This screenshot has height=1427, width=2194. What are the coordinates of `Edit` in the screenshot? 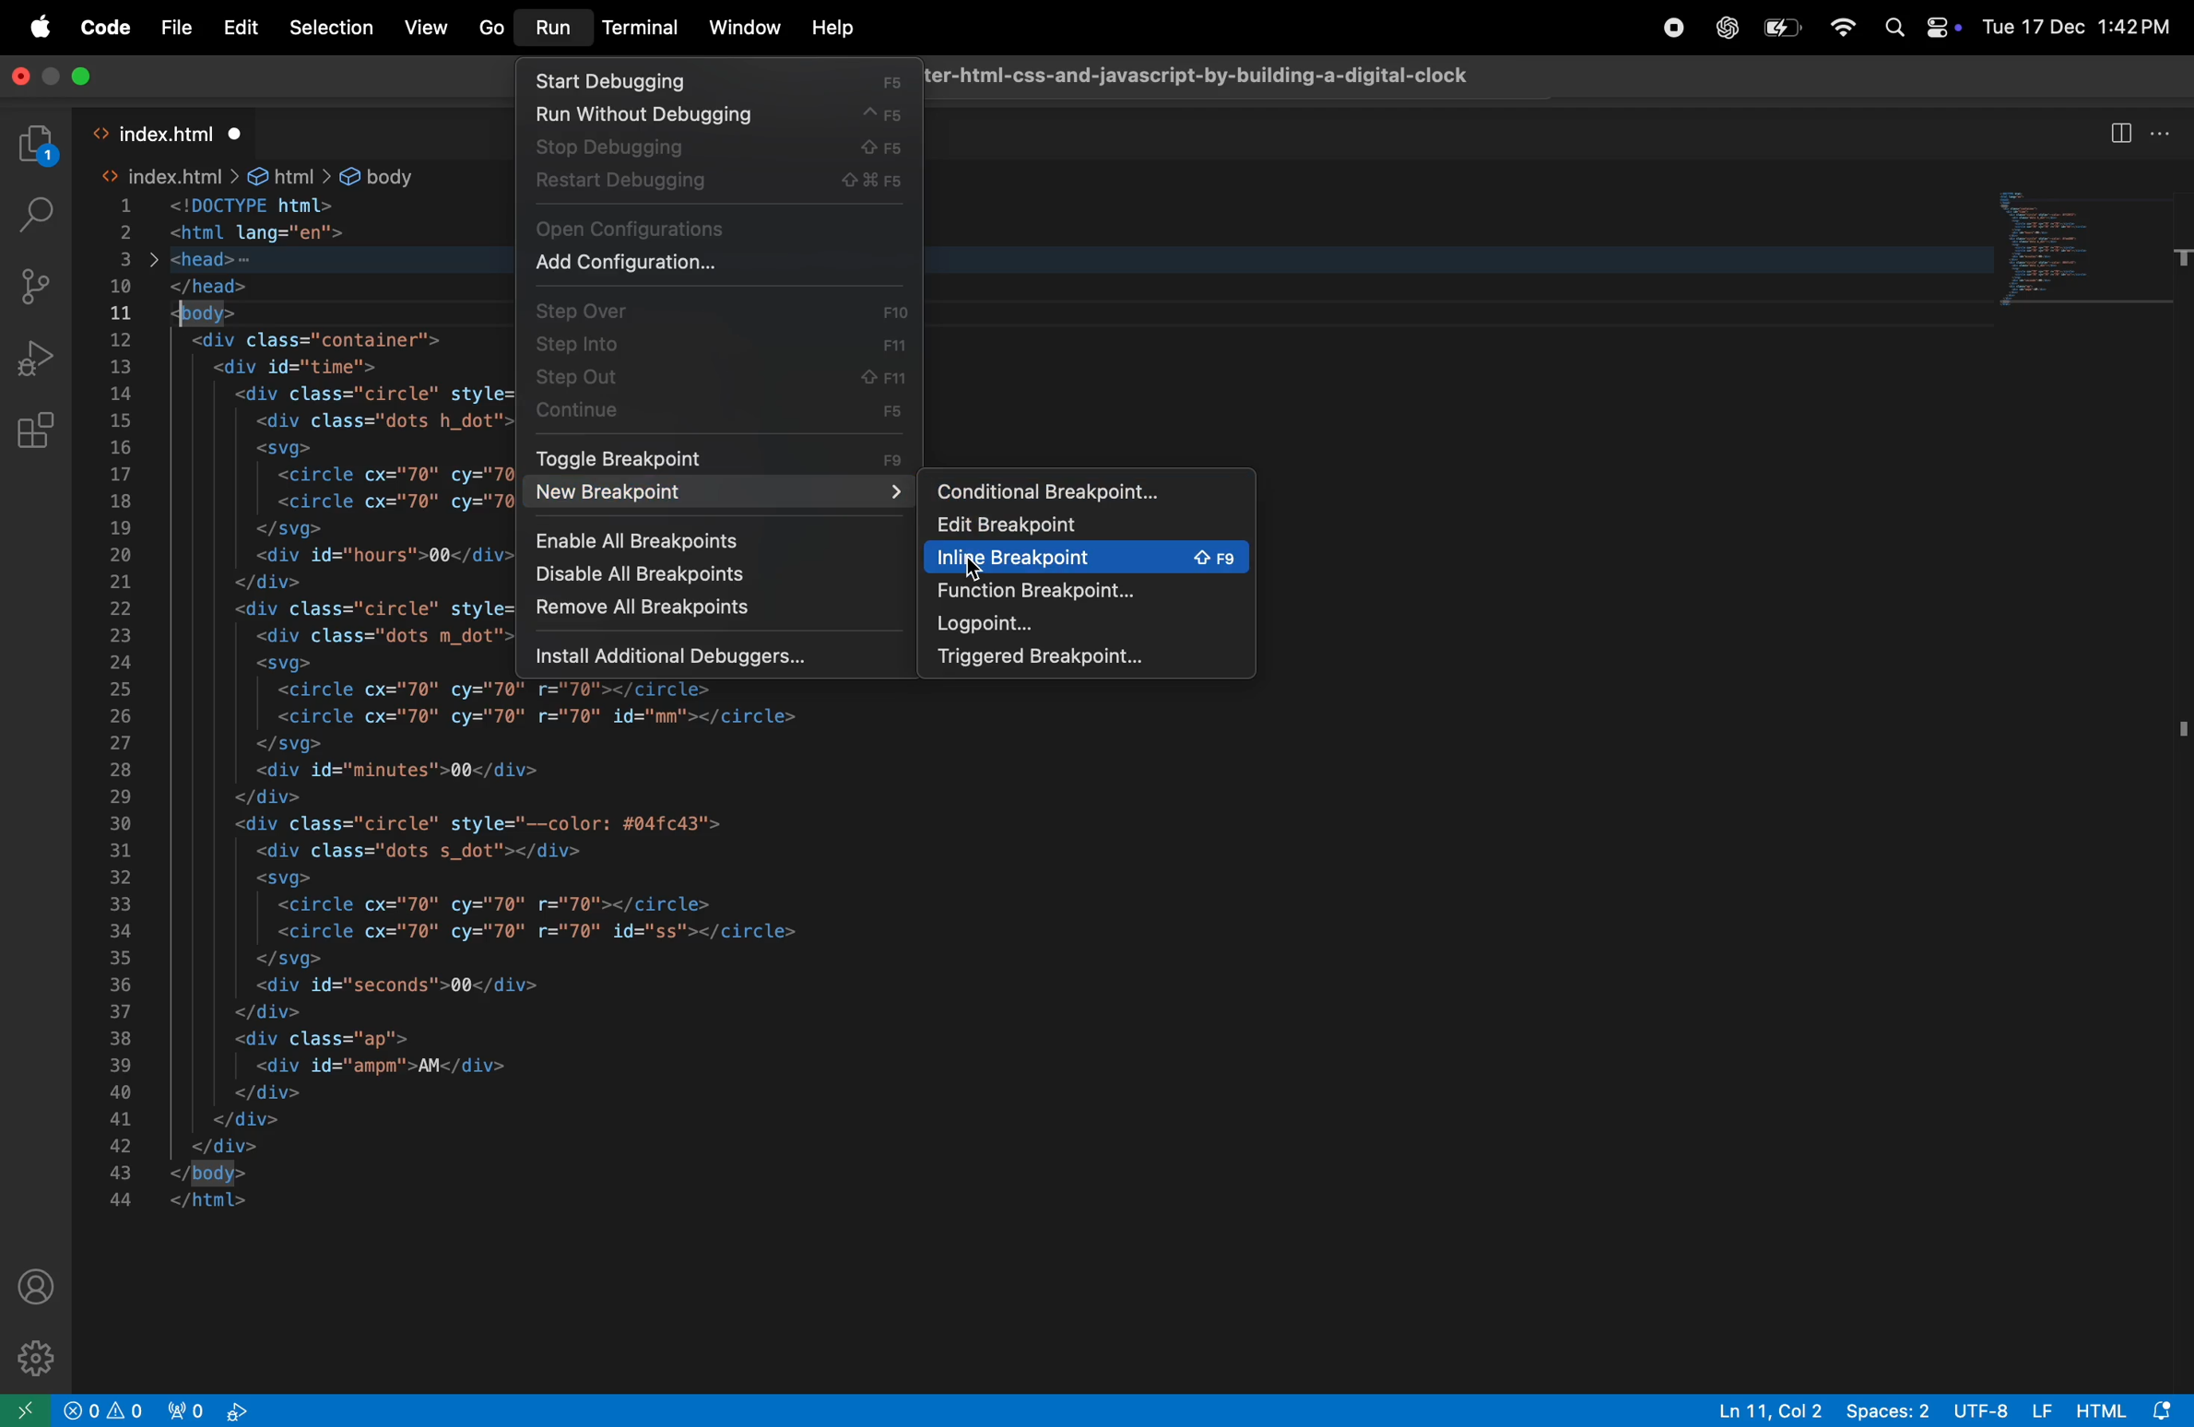 It's located at (242, 28).